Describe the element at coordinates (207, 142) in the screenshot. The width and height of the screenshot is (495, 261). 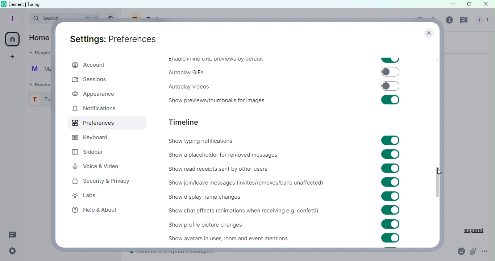
I see `Show typing notifications` at that location.